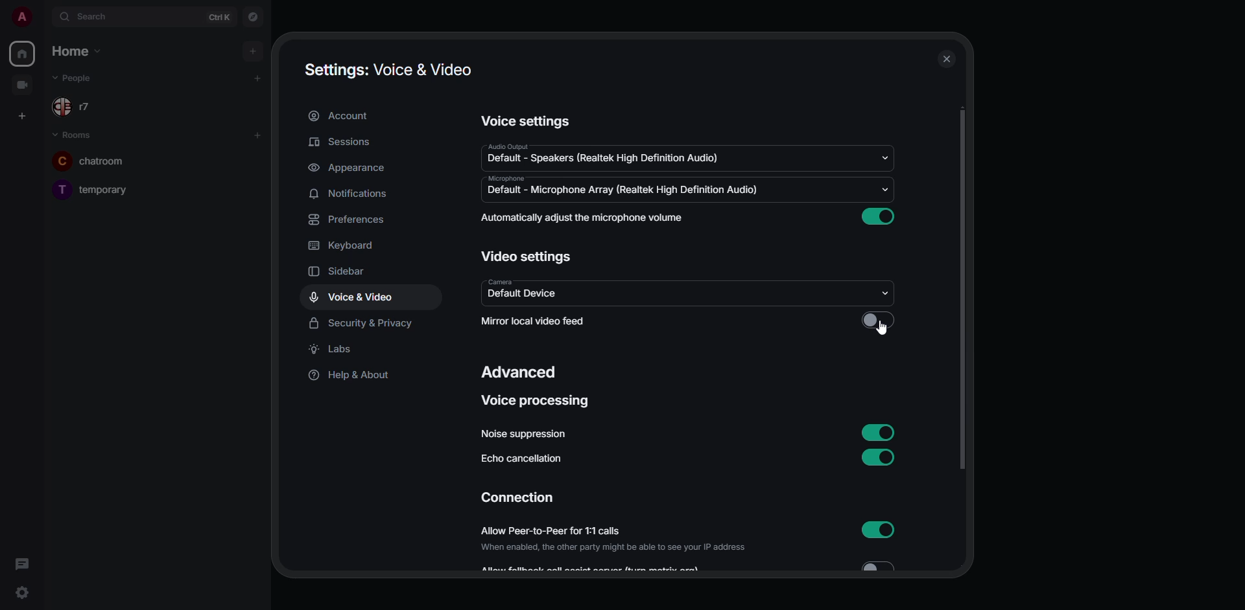 This screenshot has height=610, width=1245. What do you see at coordinates (253, 51) in the screenshot?
I see `add` at bounding box center [253, 51].